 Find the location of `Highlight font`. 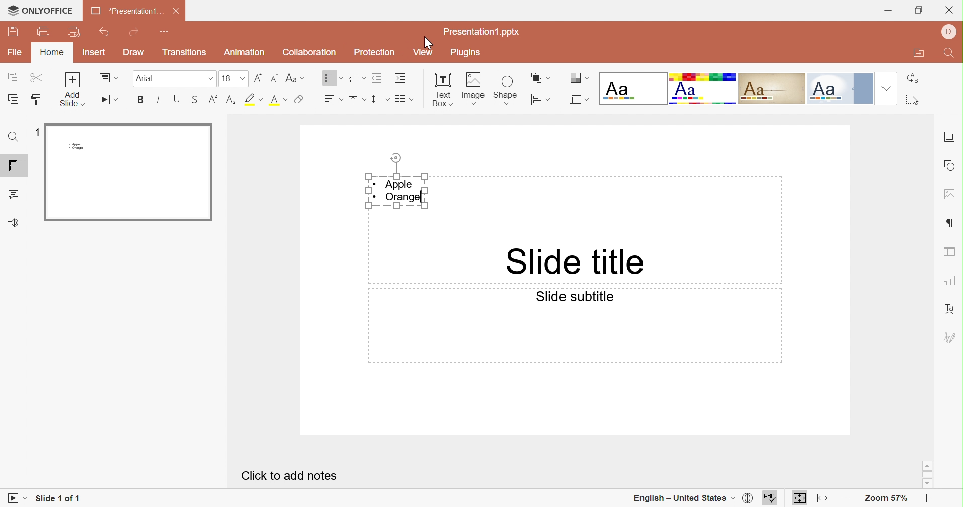

Highlight font is located at coordinates (254, 100).